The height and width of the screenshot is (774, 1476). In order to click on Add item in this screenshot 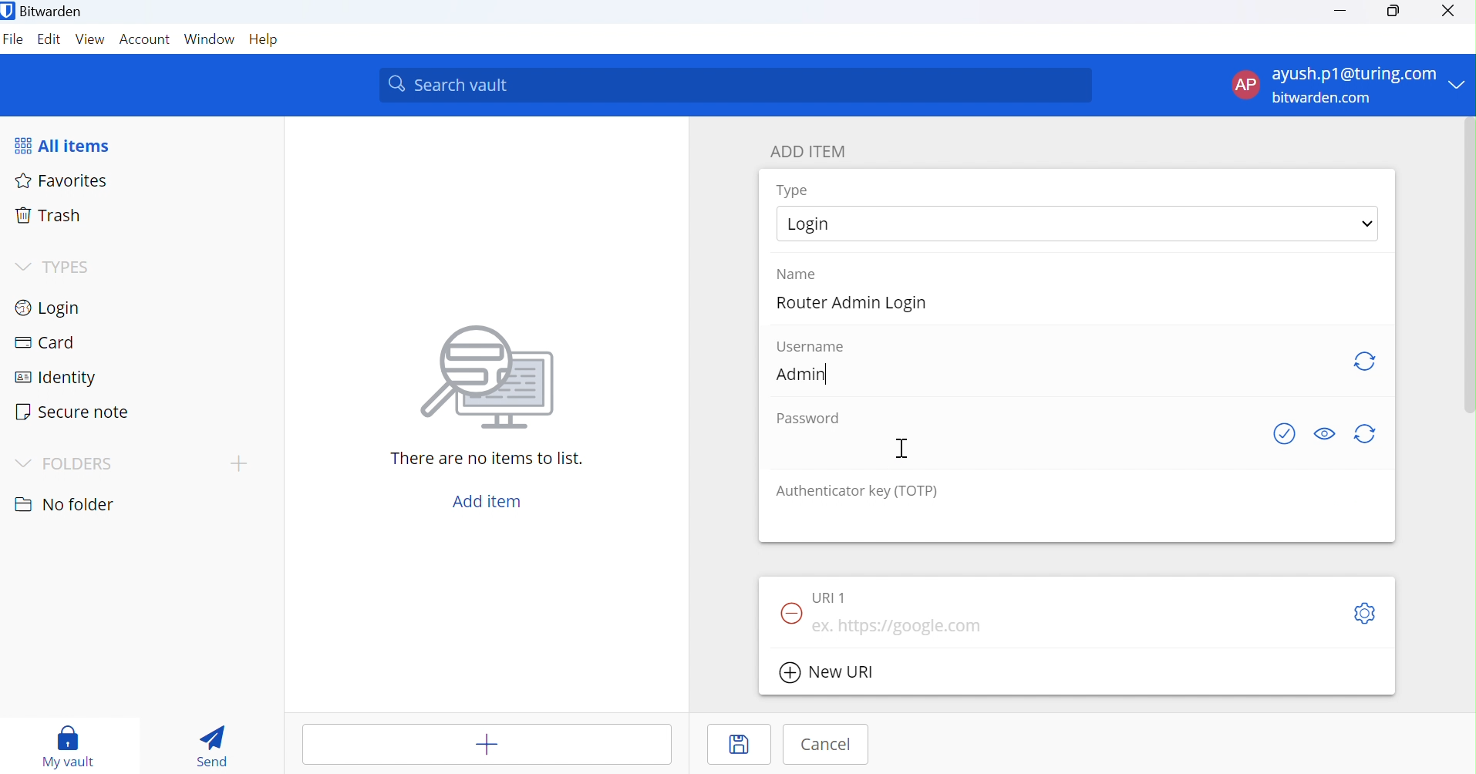, I will do `click(486, 501)`.